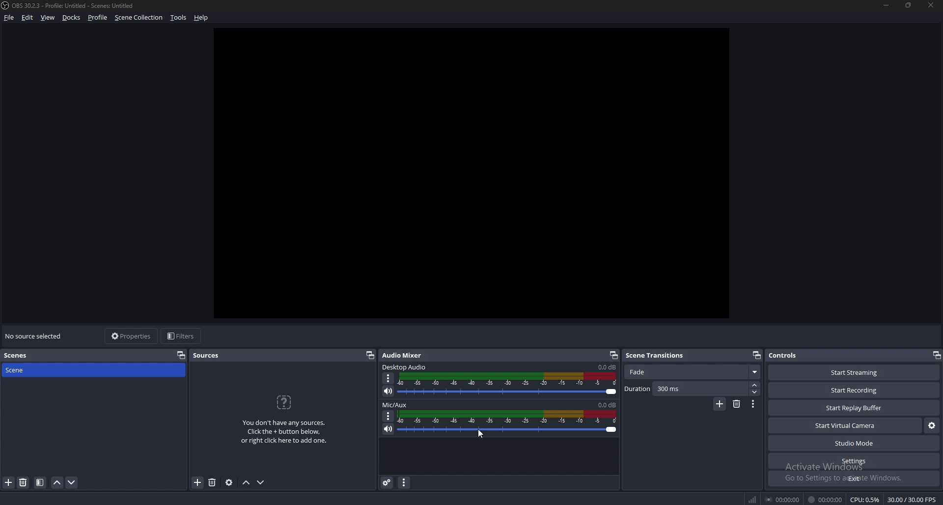 Image resolution: width=943 pixels, height=505 pixels. I want to click on mic/aux volume adjust, so click(508, 422).